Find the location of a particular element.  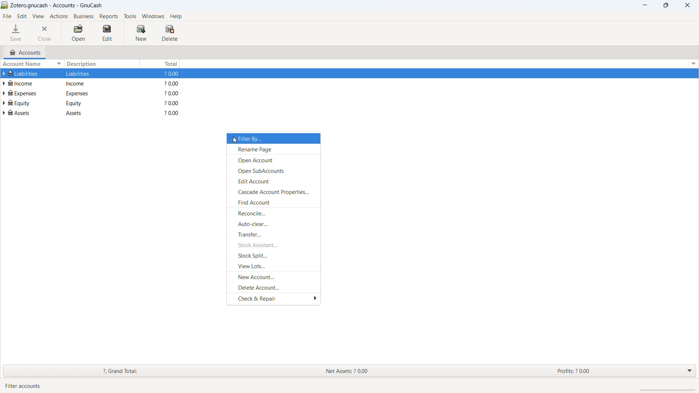

Filter accounts is located at coordinates (23, 386).